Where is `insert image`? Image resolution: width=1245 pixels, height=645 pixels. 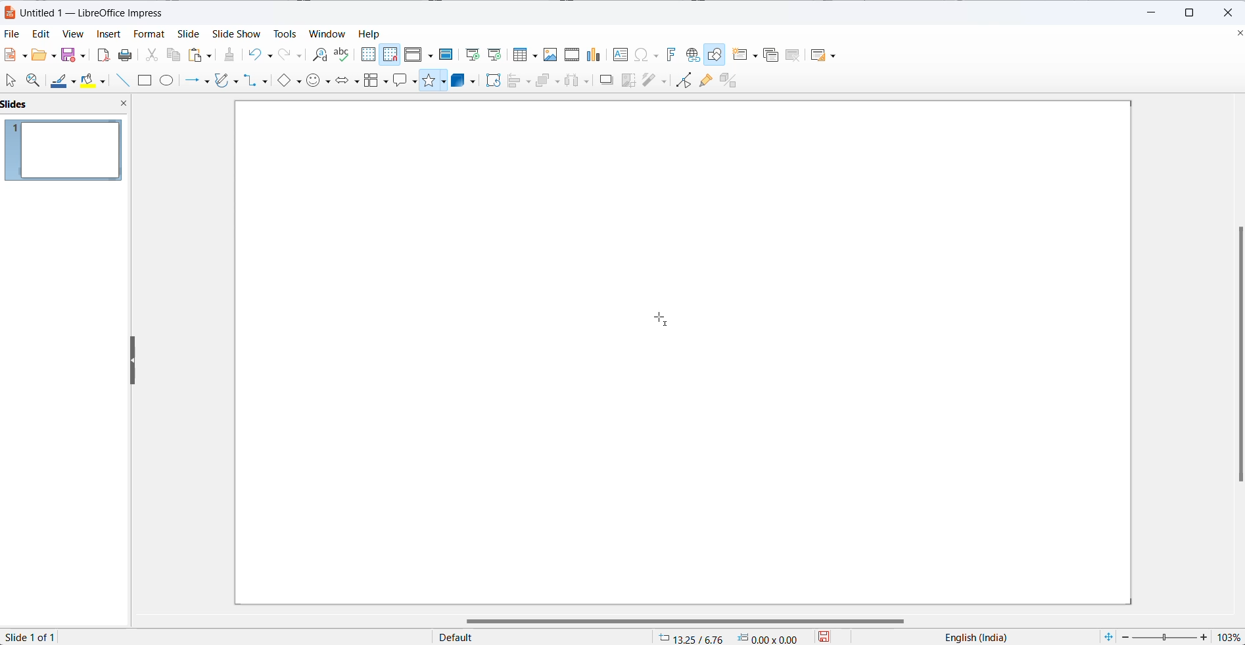
insert image is located at coordinates (548, 55).